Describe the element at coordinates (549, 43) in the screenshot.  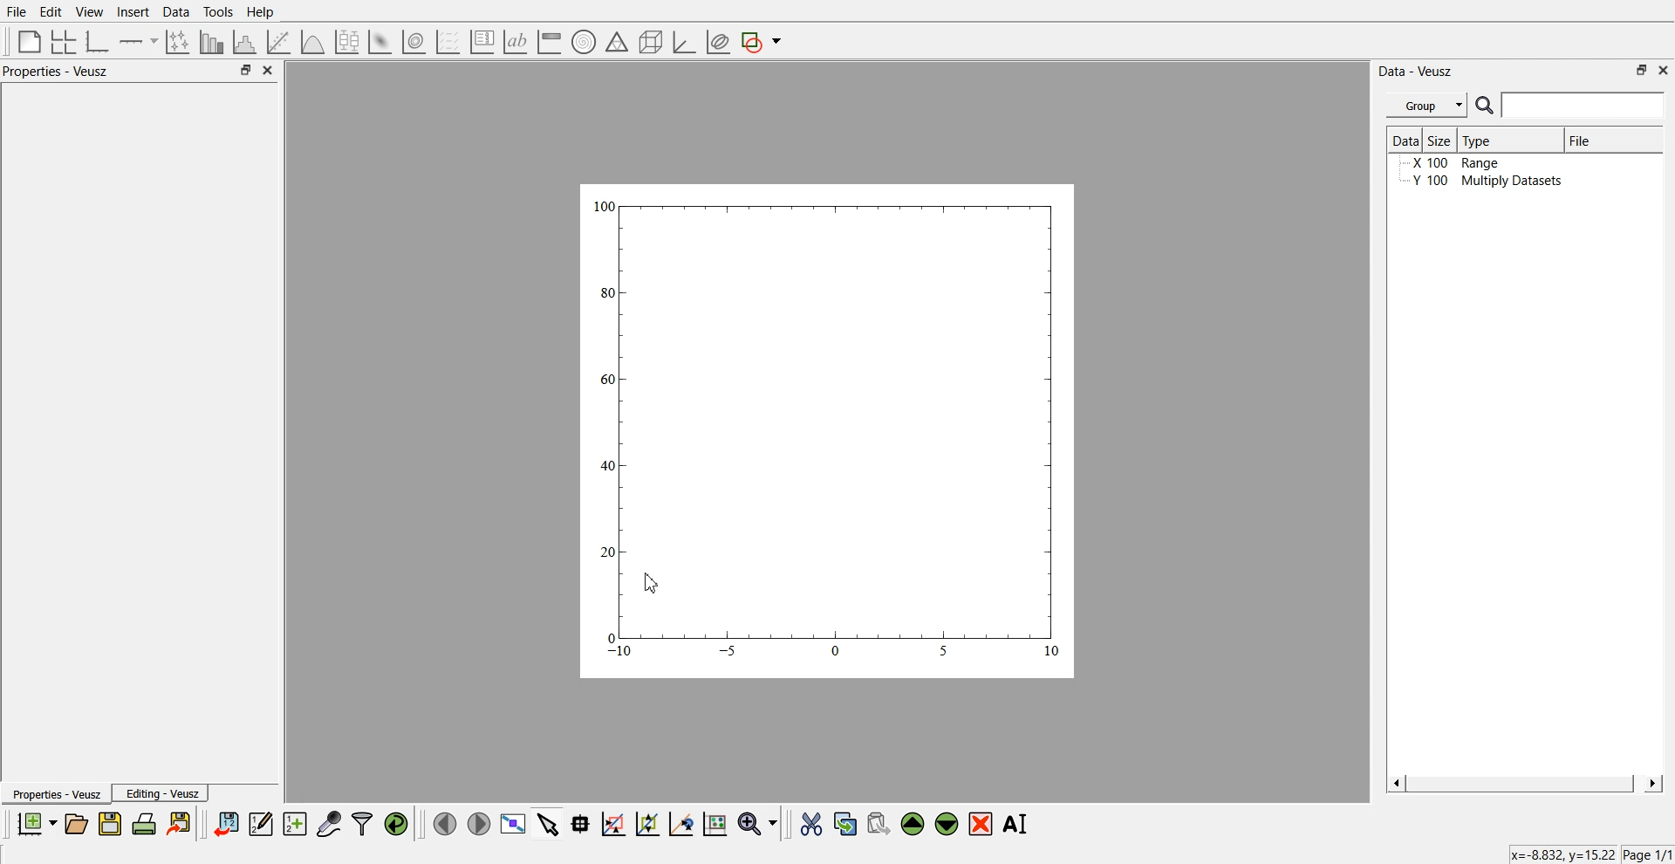
I see `image color bar` at that location.